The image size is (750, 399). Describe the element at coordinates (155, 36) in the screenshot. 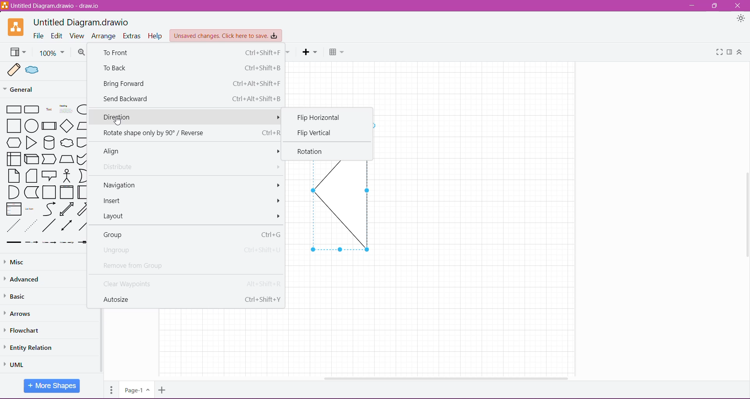

I see `Help` at that location.